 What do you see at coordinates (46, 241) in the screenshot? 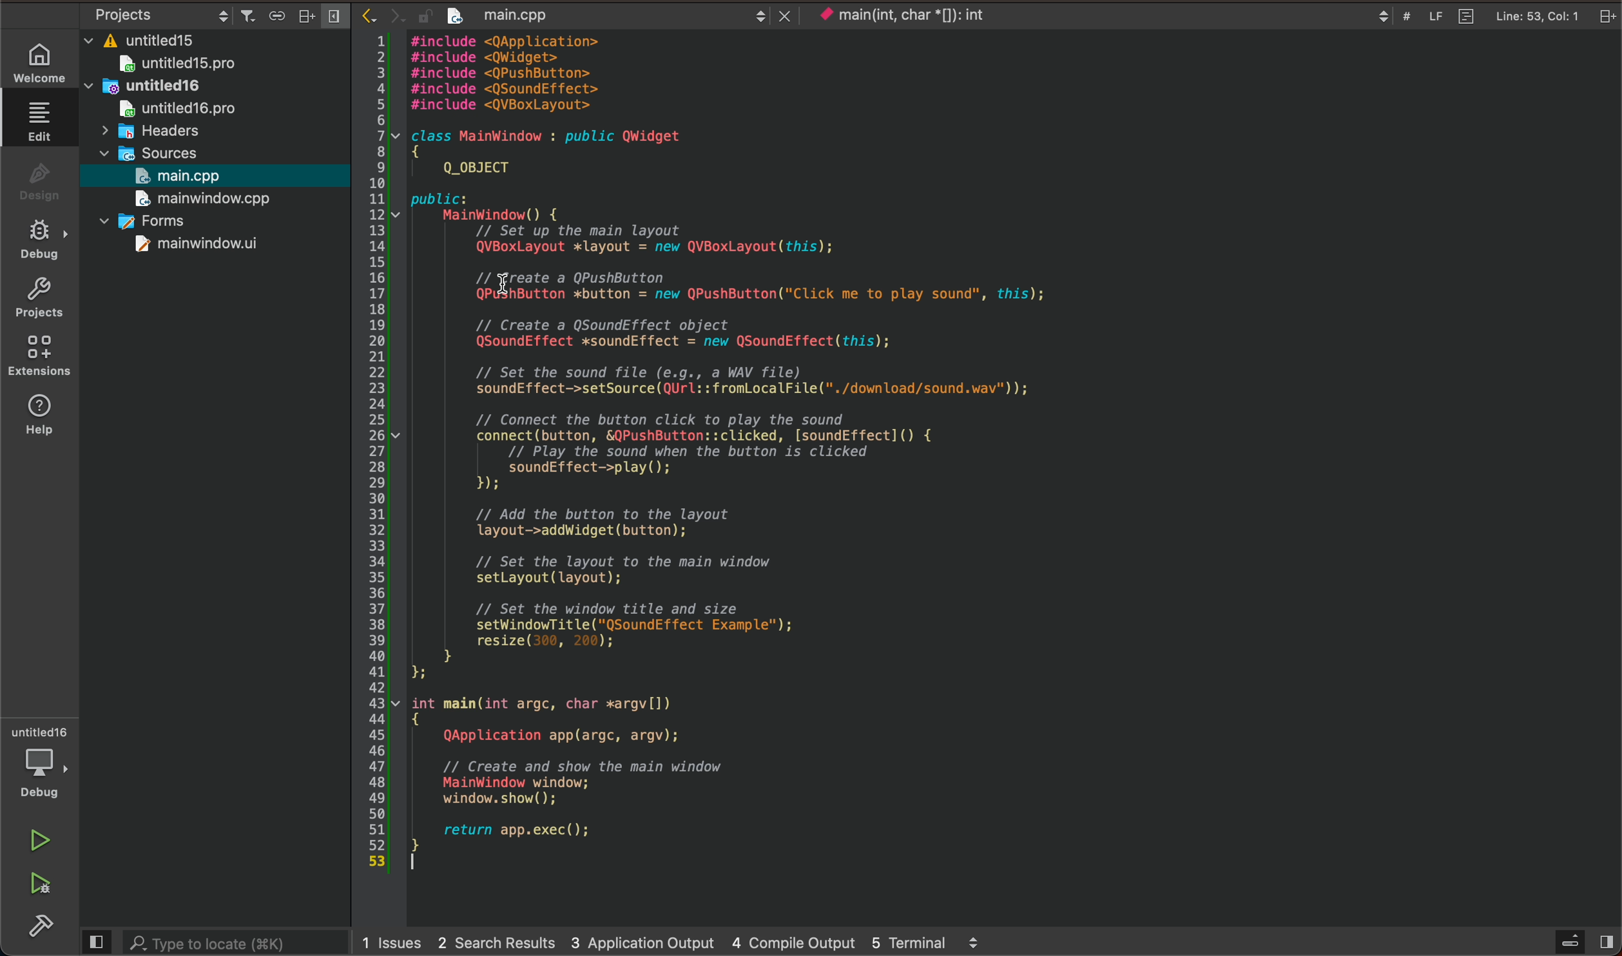
I see `debug` at bounding box center [46, 241].